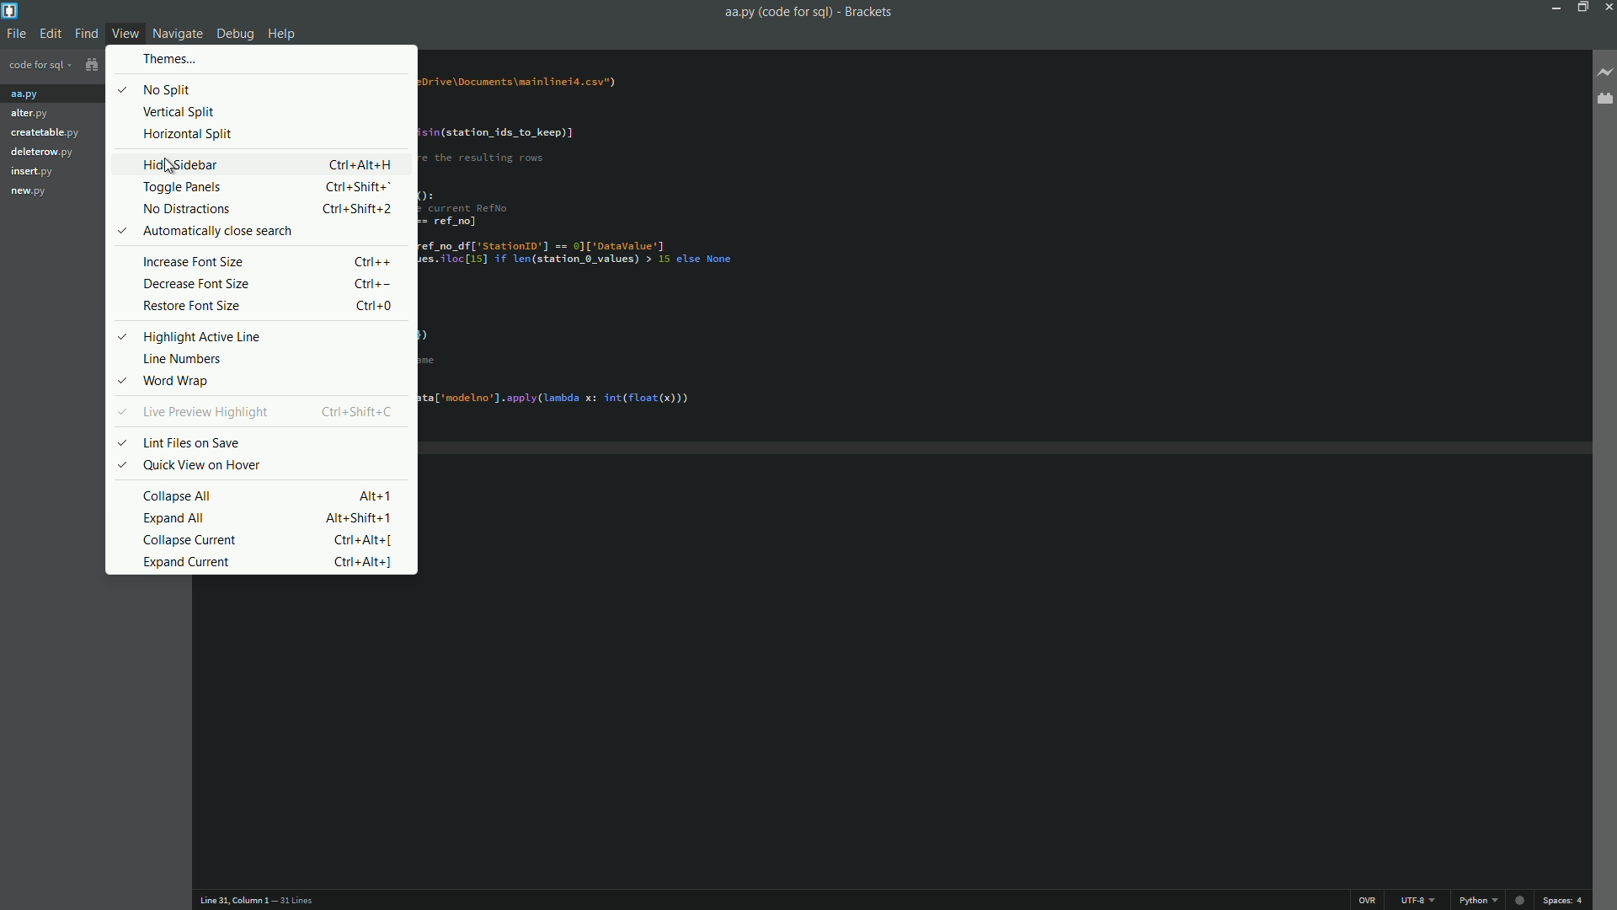  Describe the element at coordinates (216, 231) in the screenshot. I see `automatically close search button` at that location.